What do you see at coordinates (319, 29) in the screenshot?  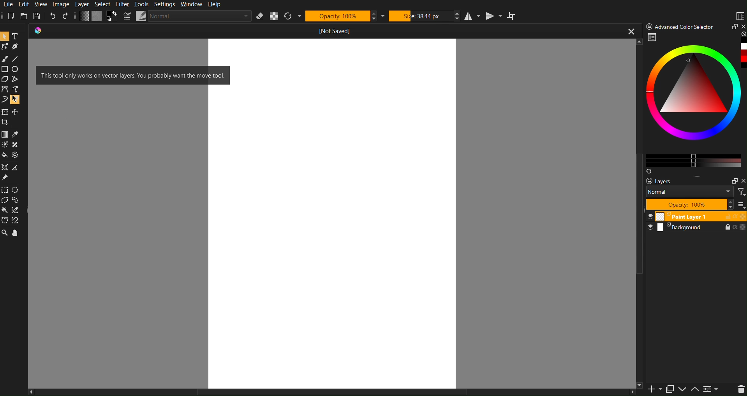 I see `Current Document` at bounding box center [319, 29].